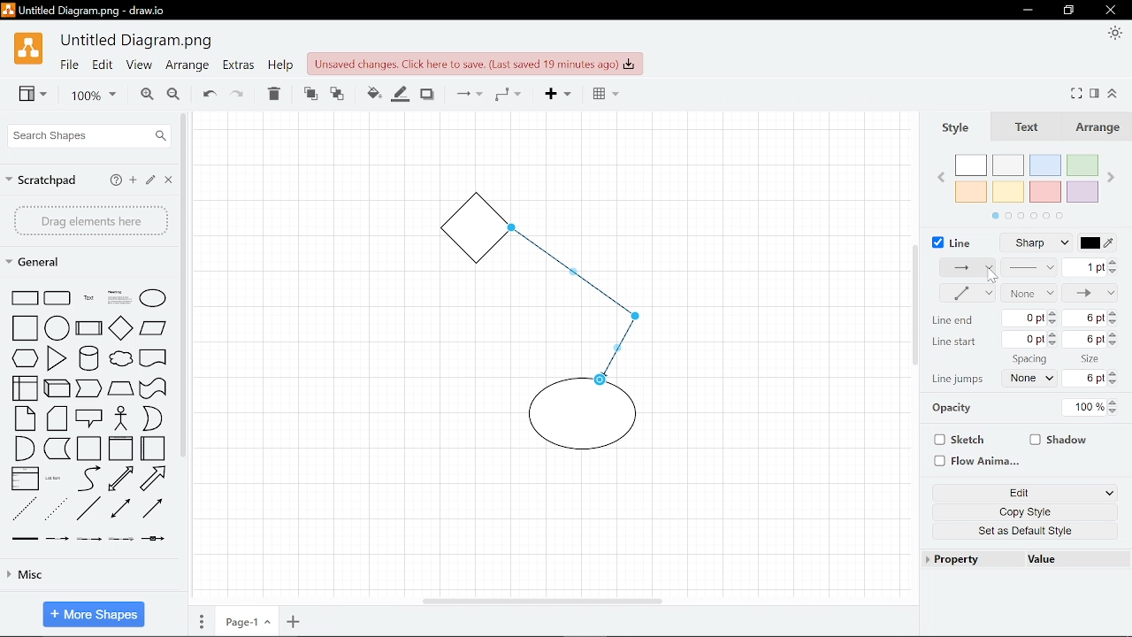 This screenshot has height=637, width=1132. What do you see at coordinates (555, 96) in the screenshot?
I see `Add` at bounding box center [555, 96].